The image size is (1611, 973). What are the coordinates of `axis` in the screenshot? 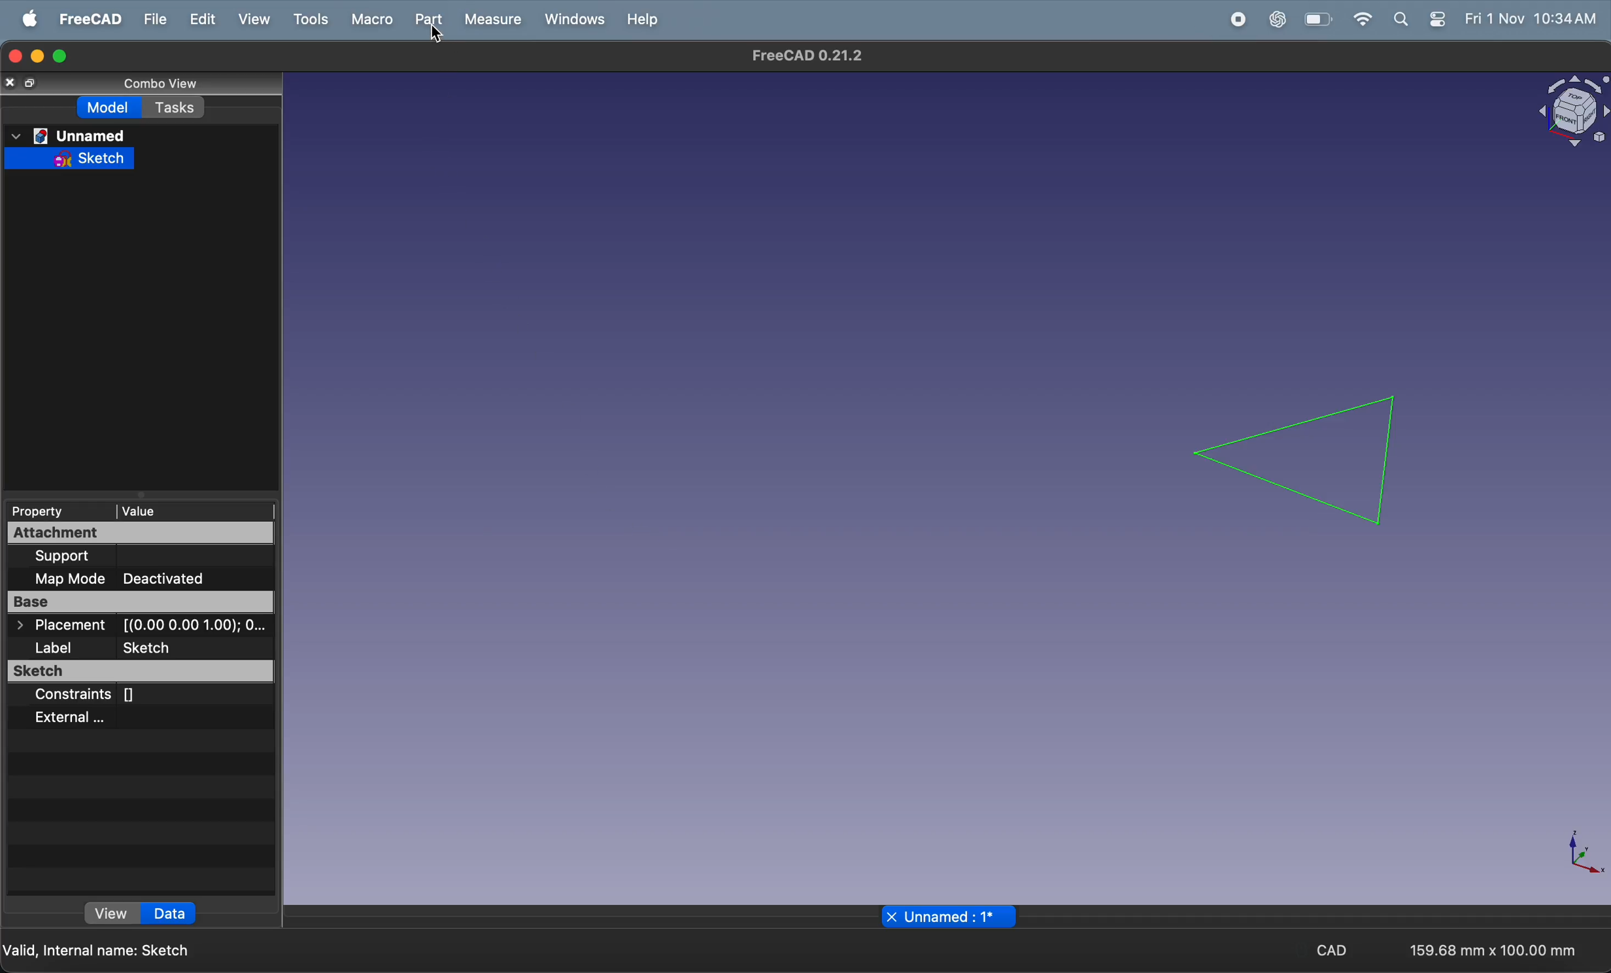 It's located at (1587, 855).